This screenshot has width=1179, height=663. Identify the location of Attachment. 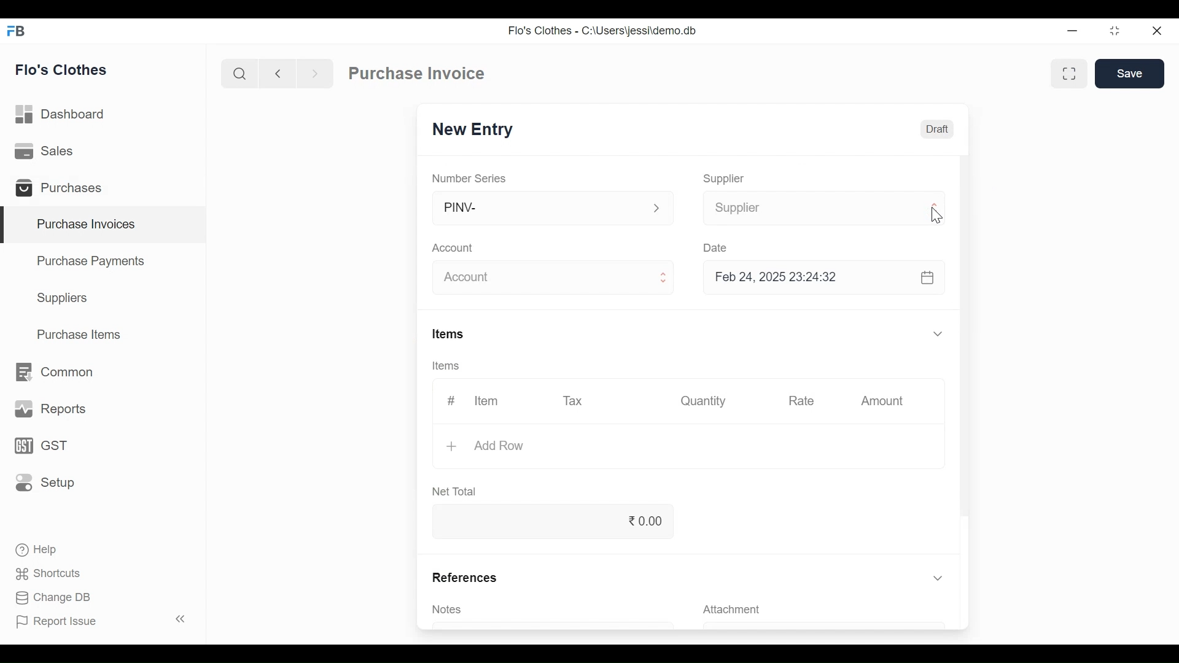
(734, 609).